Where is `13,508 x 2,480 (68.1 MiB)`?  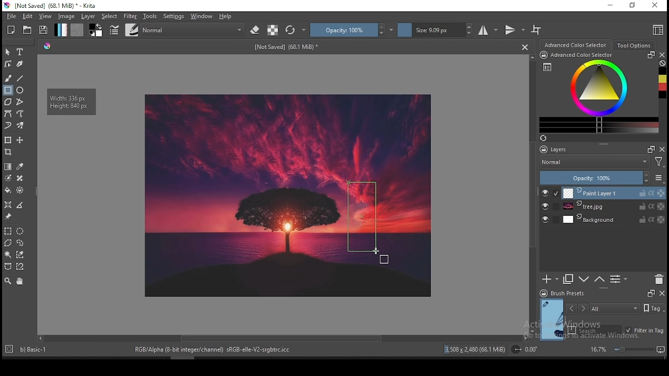 13,508 x 2,480 (68.1 MiB) is located at coordinates (475, 349).